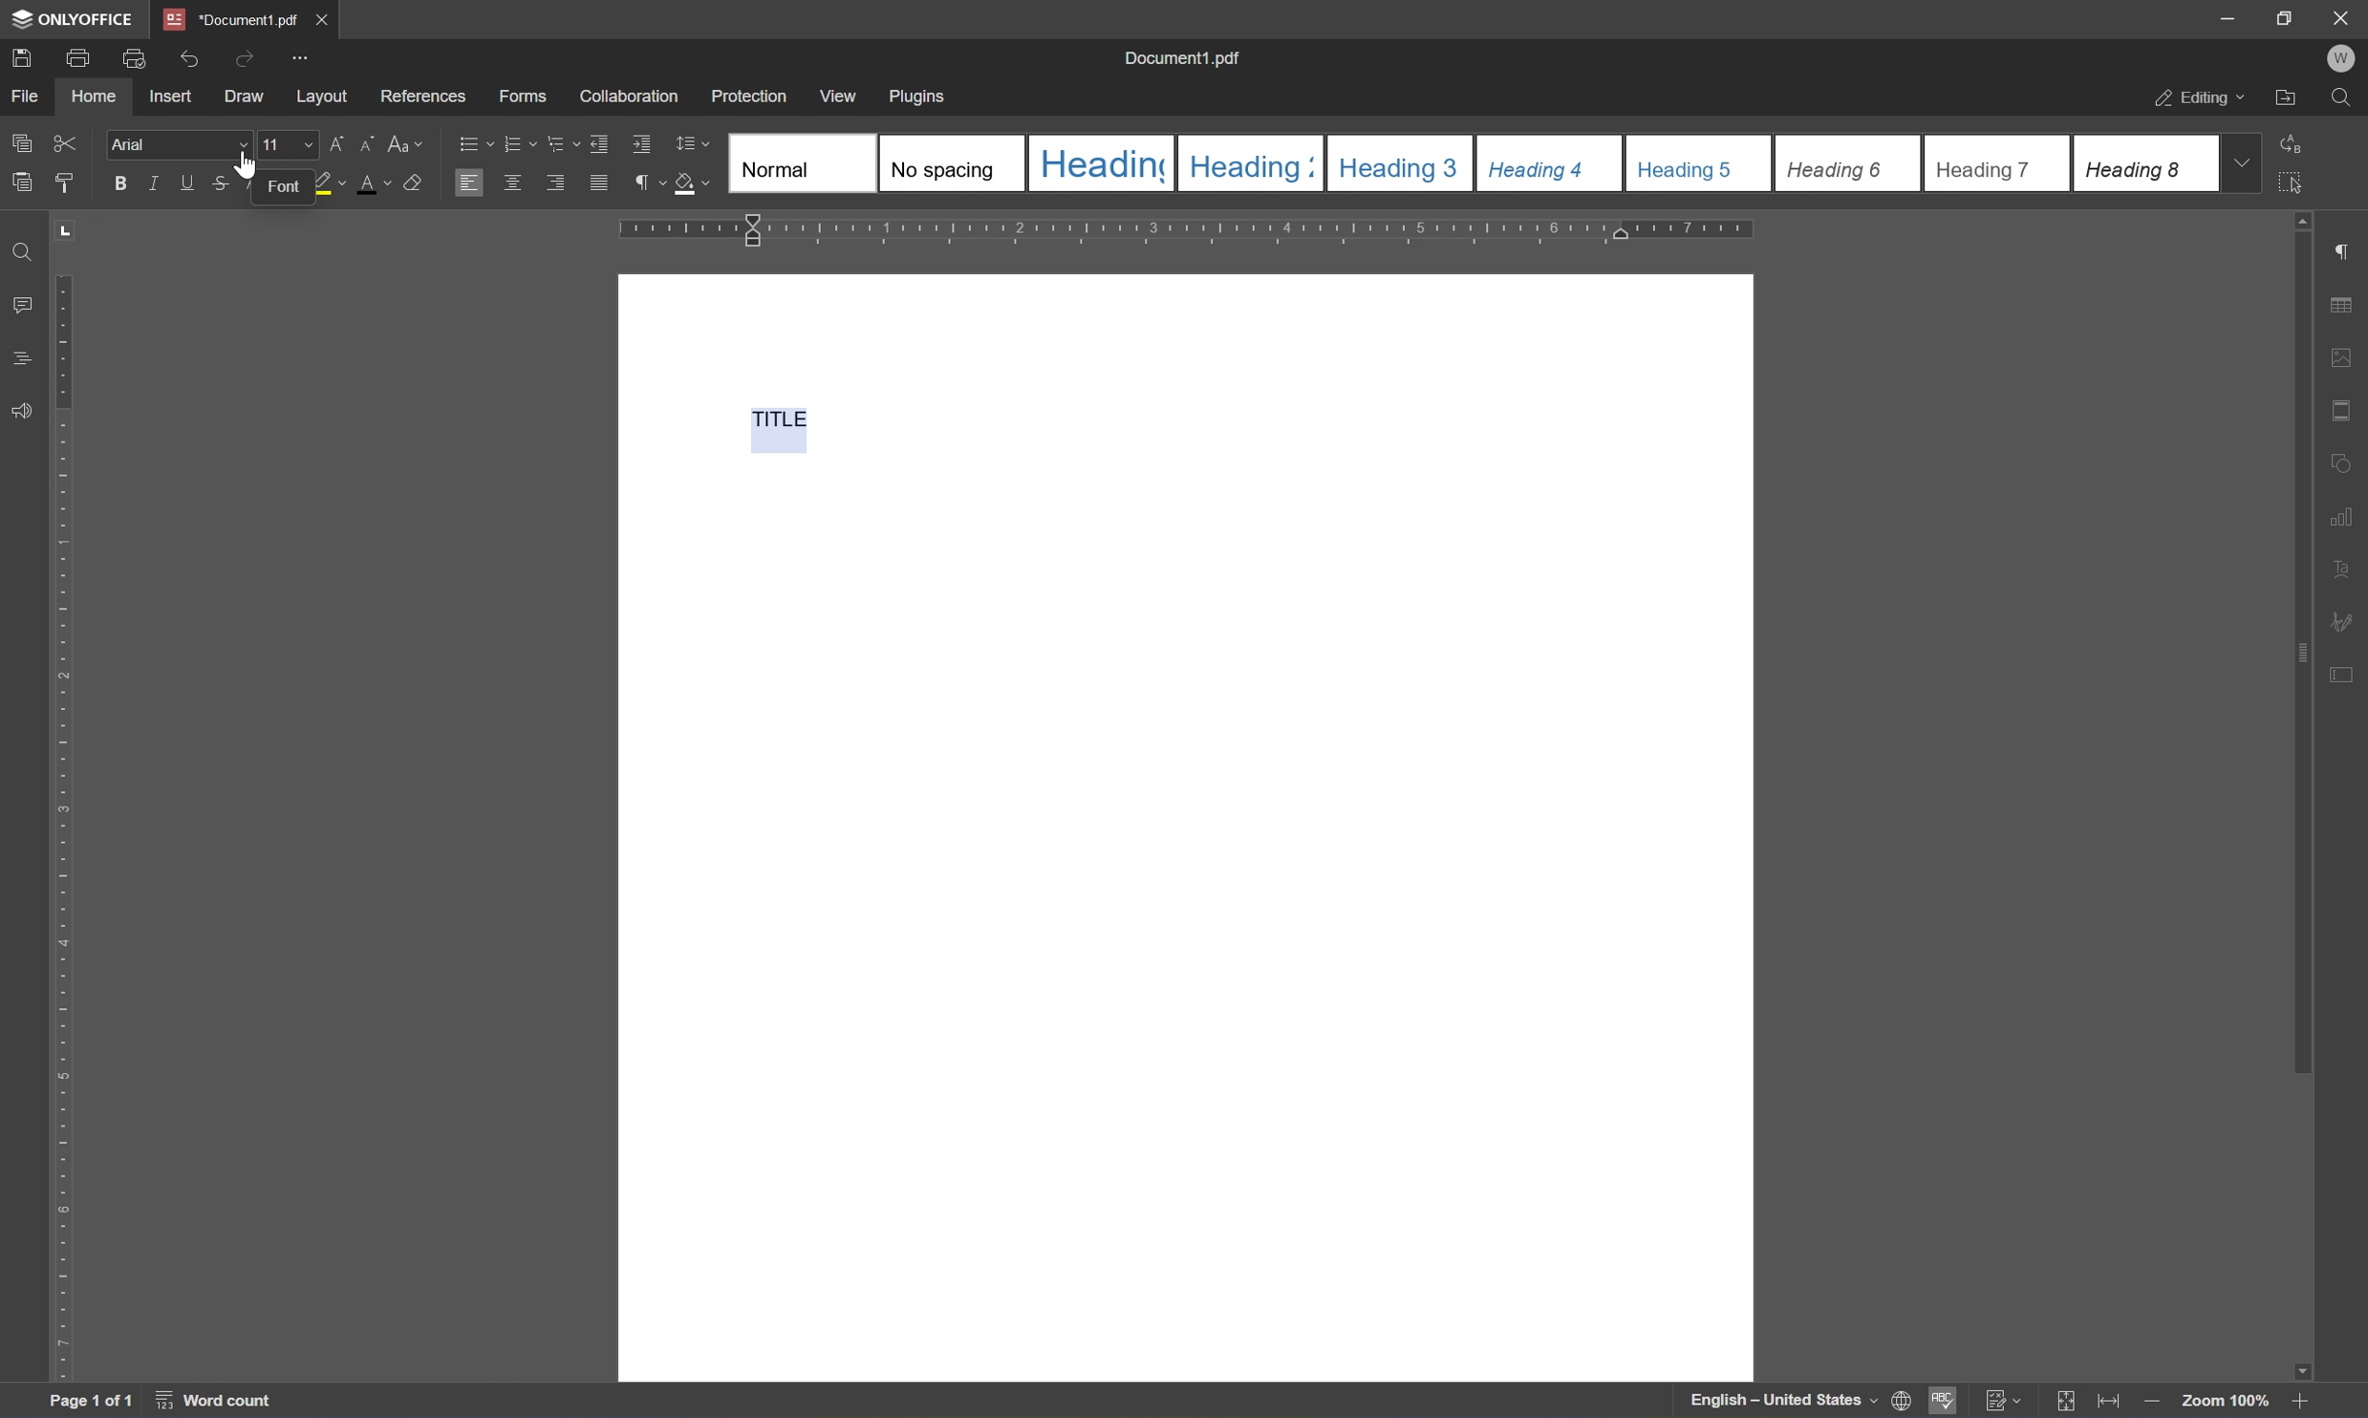  Describe the element at coordinates (334, 142) in the screenshot. I see `Increment font size` at that location.